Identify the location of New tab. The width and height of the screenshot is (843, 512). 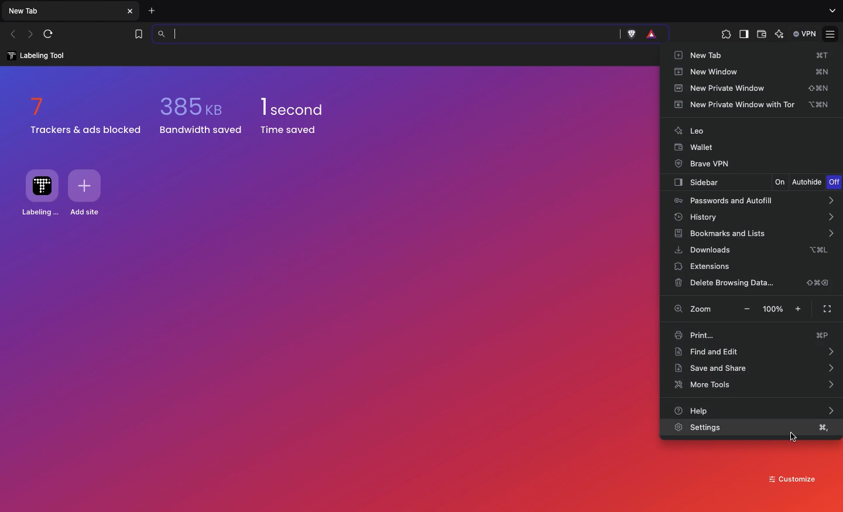
(752, 57).